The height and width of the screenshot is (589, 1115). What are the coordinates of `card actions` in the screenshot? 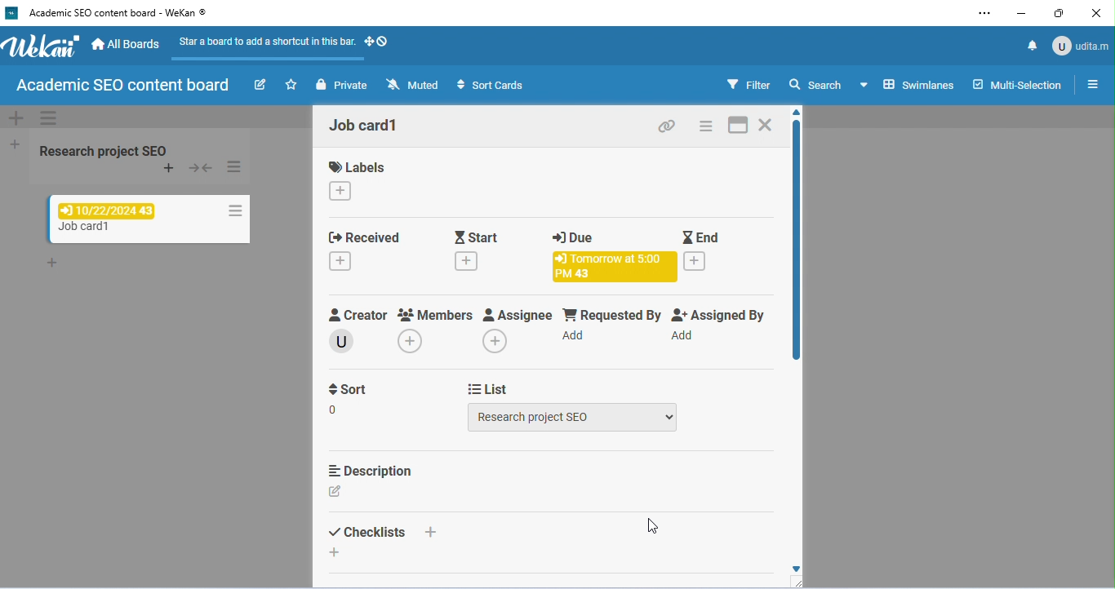 It's located at (233, 208).